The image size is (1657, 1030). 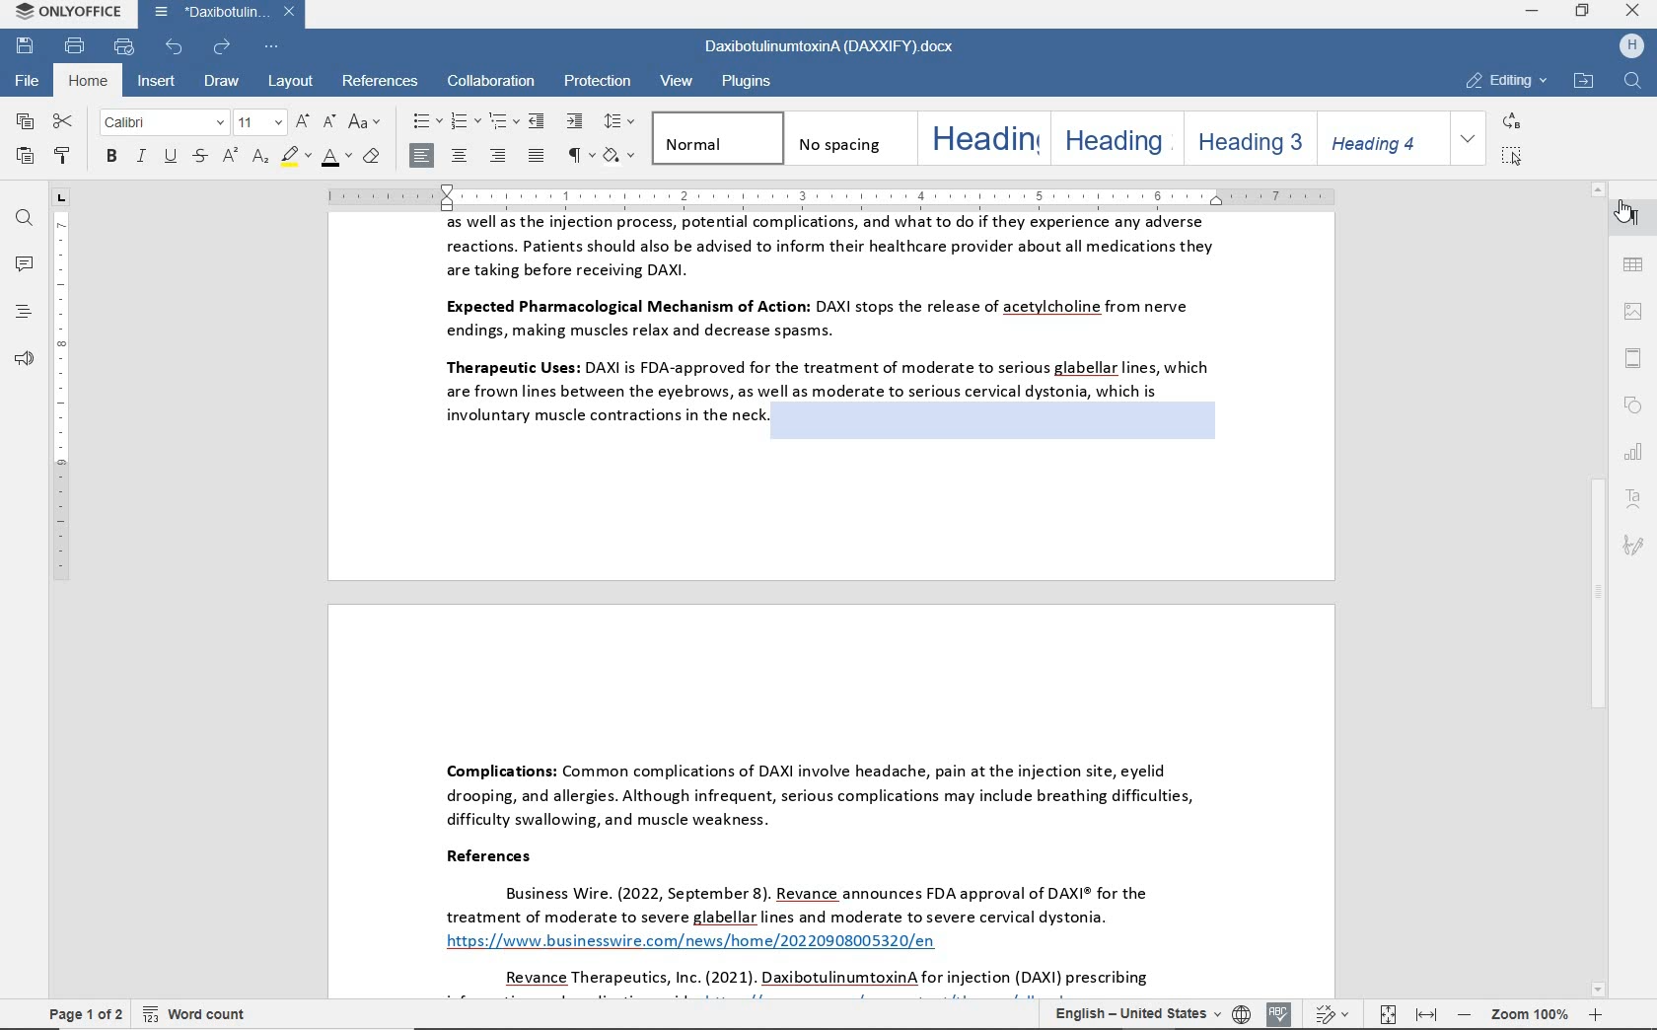 I want to click on open file location, so click(x=1583, y=82).